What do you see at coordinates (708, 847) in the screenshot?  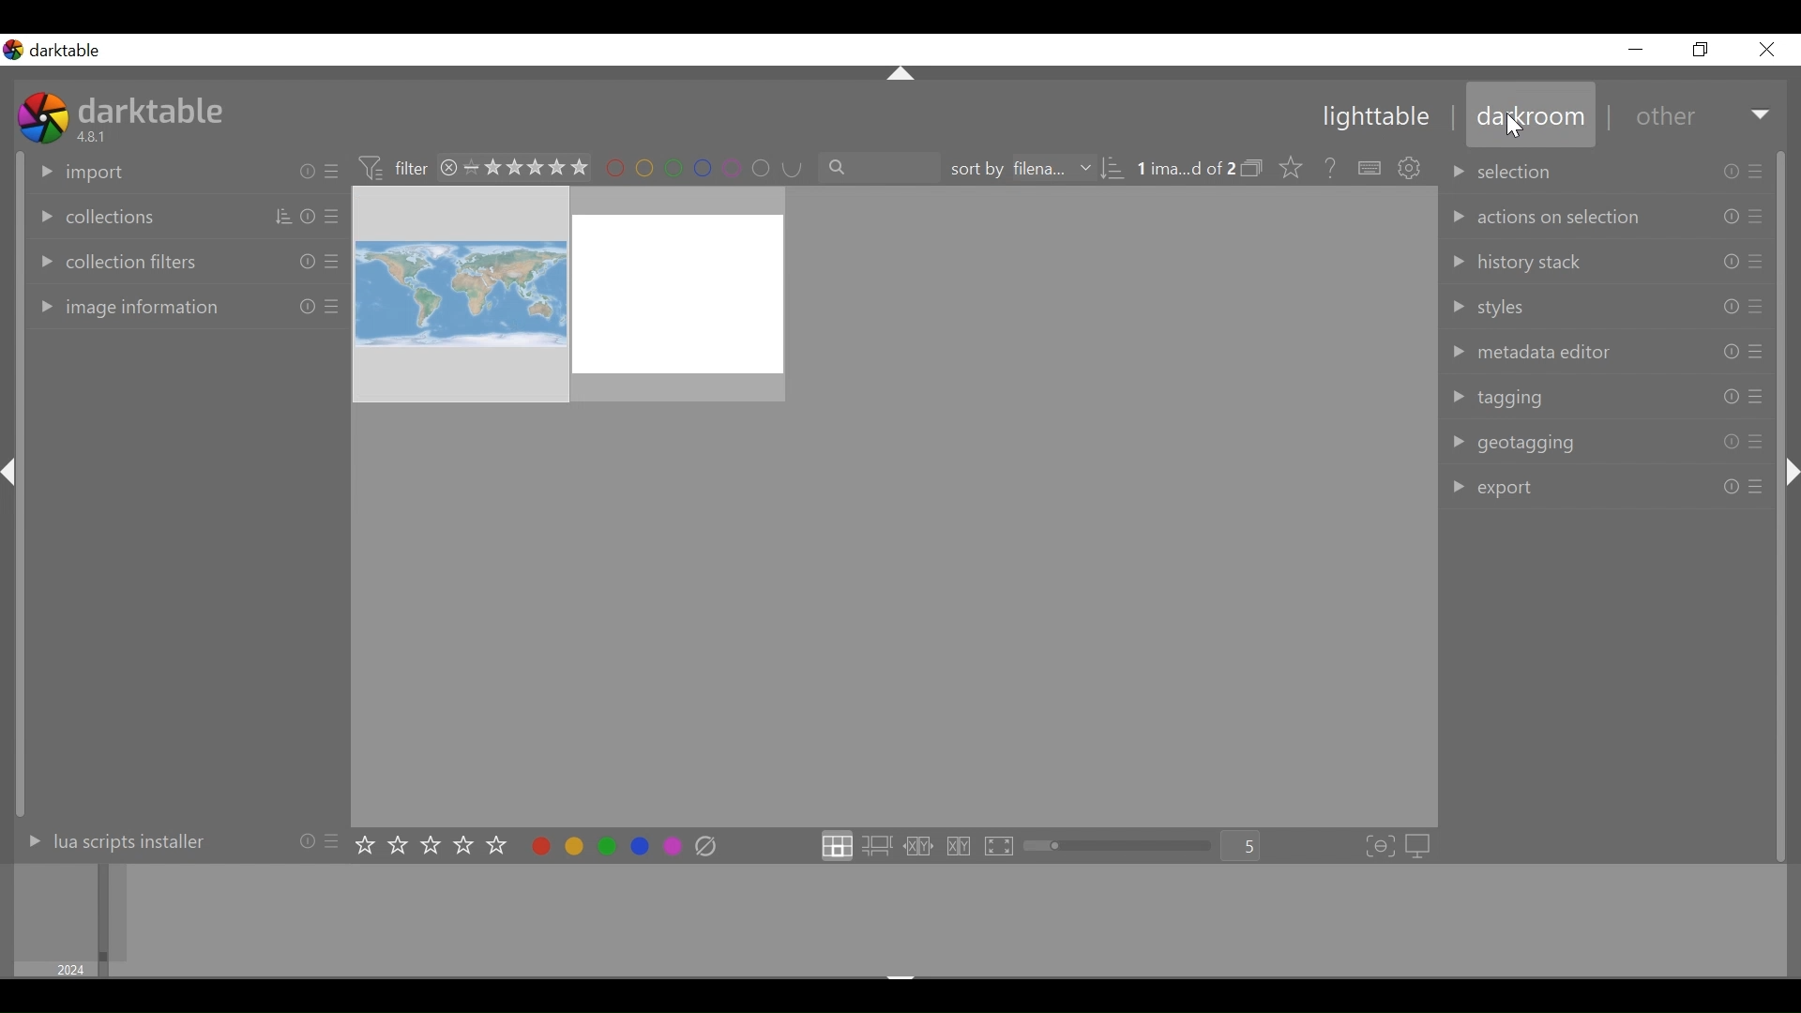 I see `clear color label` at bounding box center [708, 847].